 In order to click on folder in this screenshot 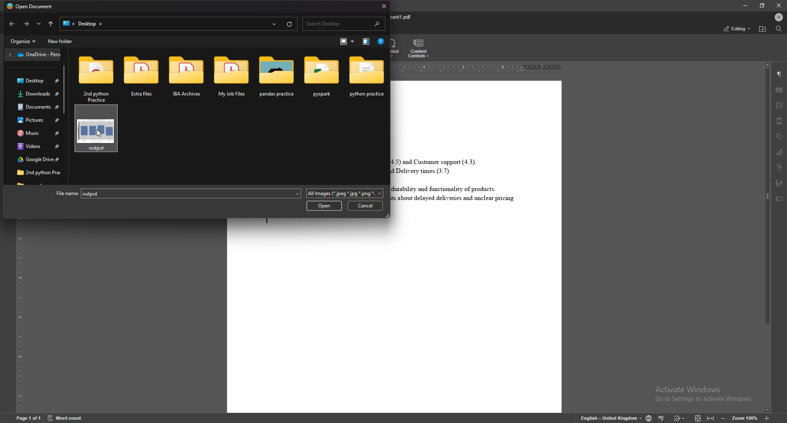, I will do `click(33, 133)`.